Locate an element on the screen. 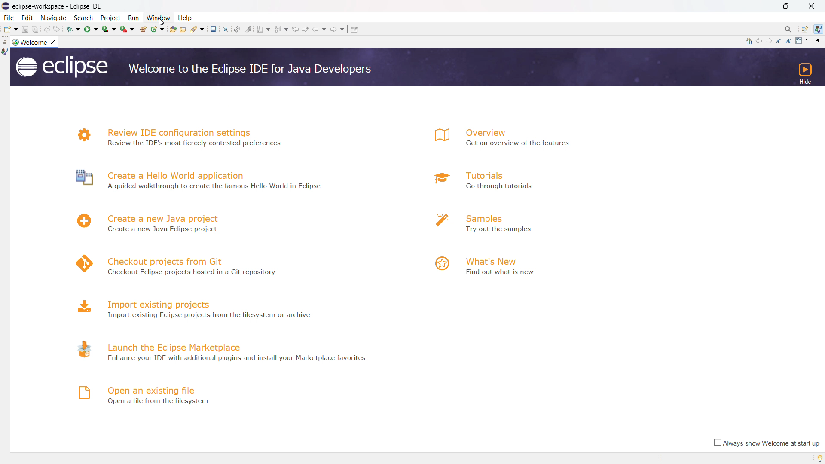 This screenshot has height=464, width=825. close is located at coordinates (812, 6).